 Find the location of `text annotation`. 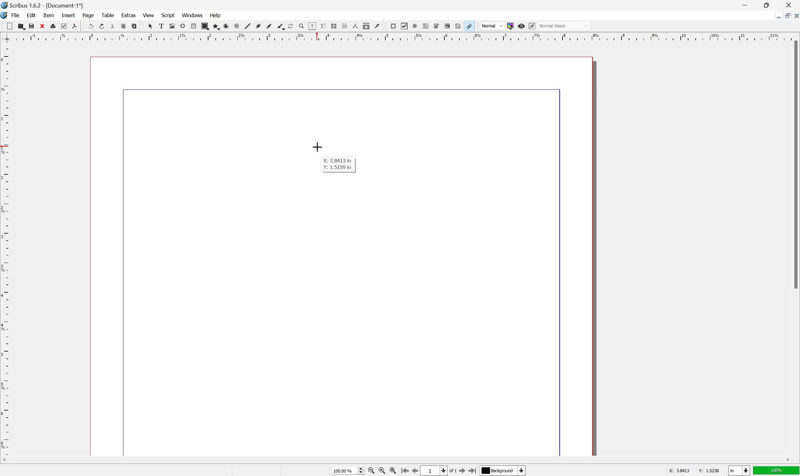

text annotation is located at coordinates (458, 26).